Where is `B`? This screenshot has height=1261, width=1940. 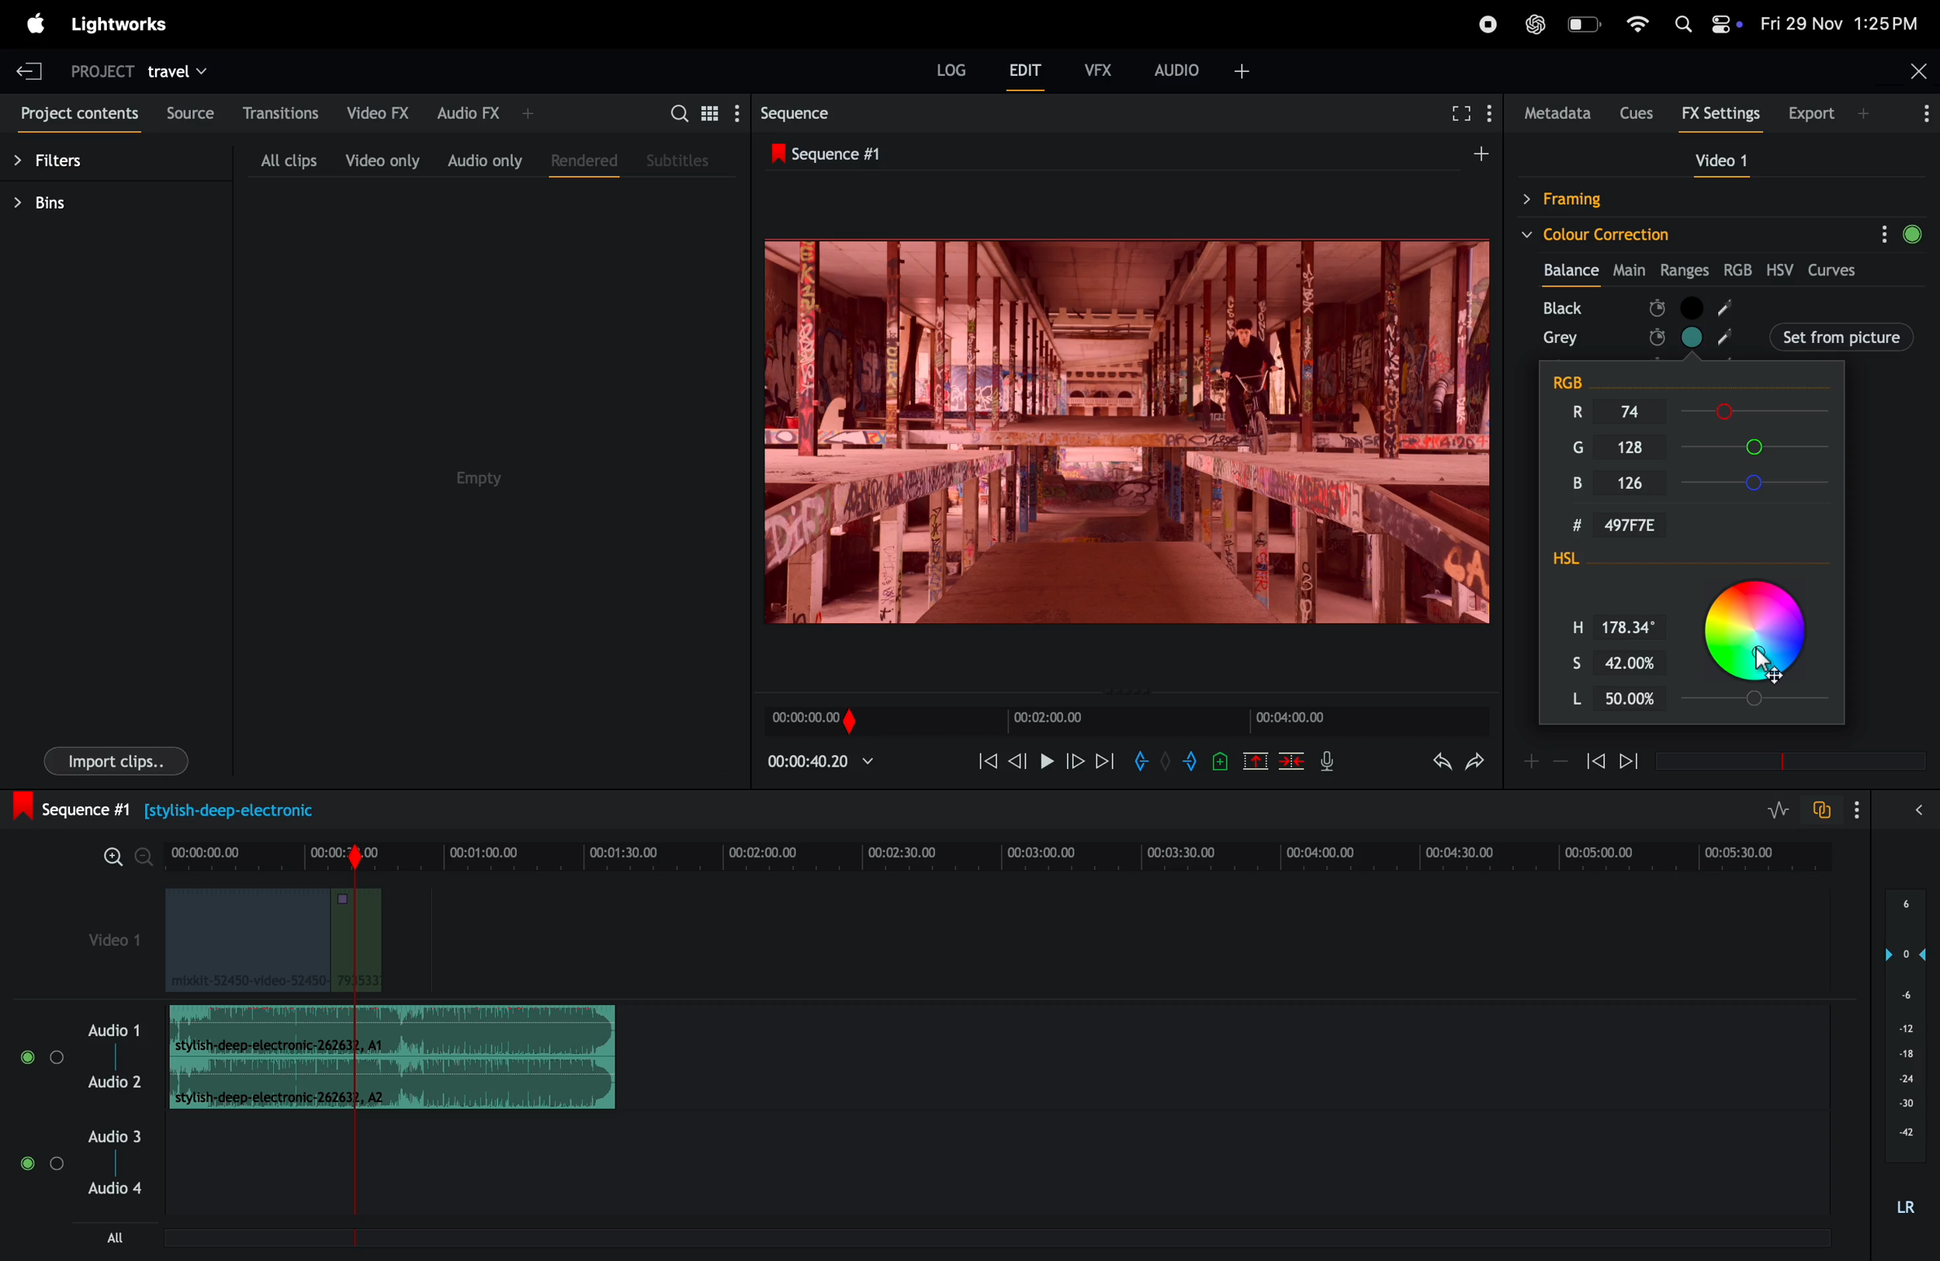
B is located at coordinates (1579, 486).